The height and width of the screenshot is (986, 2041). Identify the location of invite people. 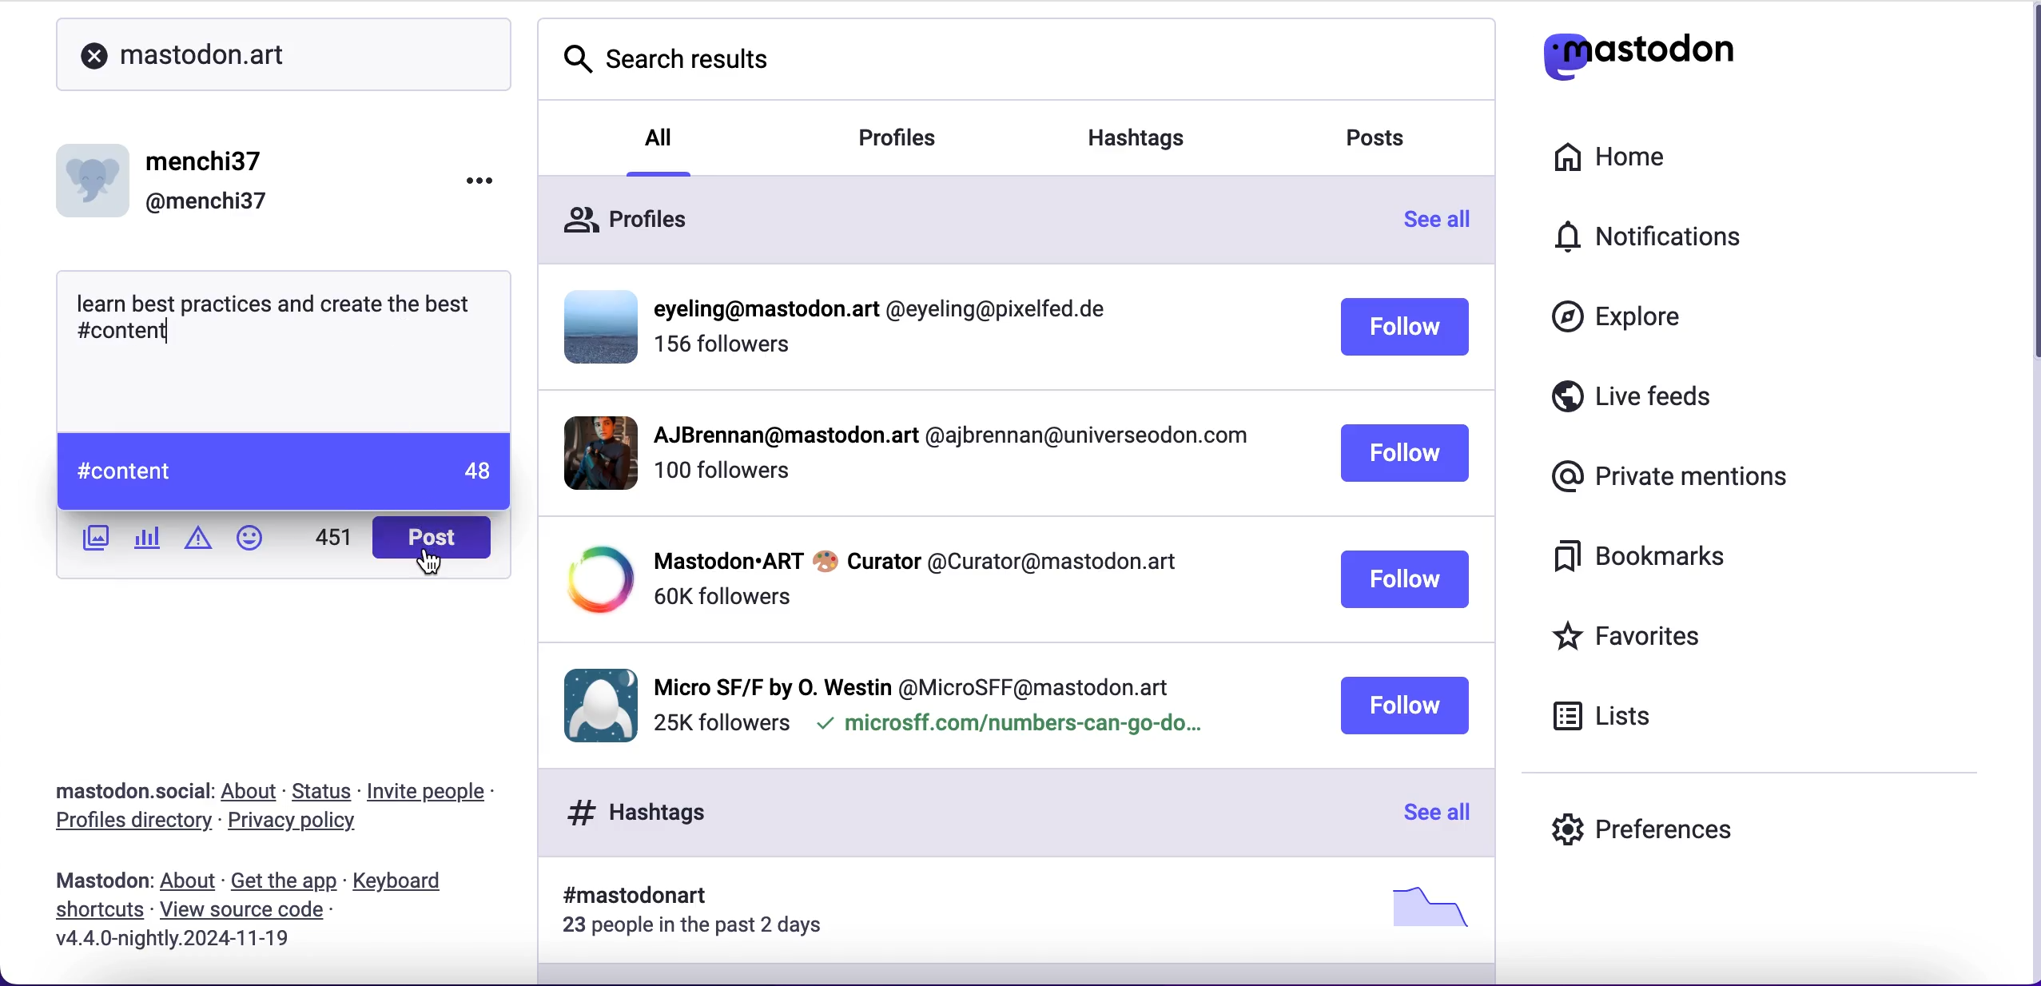
(436, 791).